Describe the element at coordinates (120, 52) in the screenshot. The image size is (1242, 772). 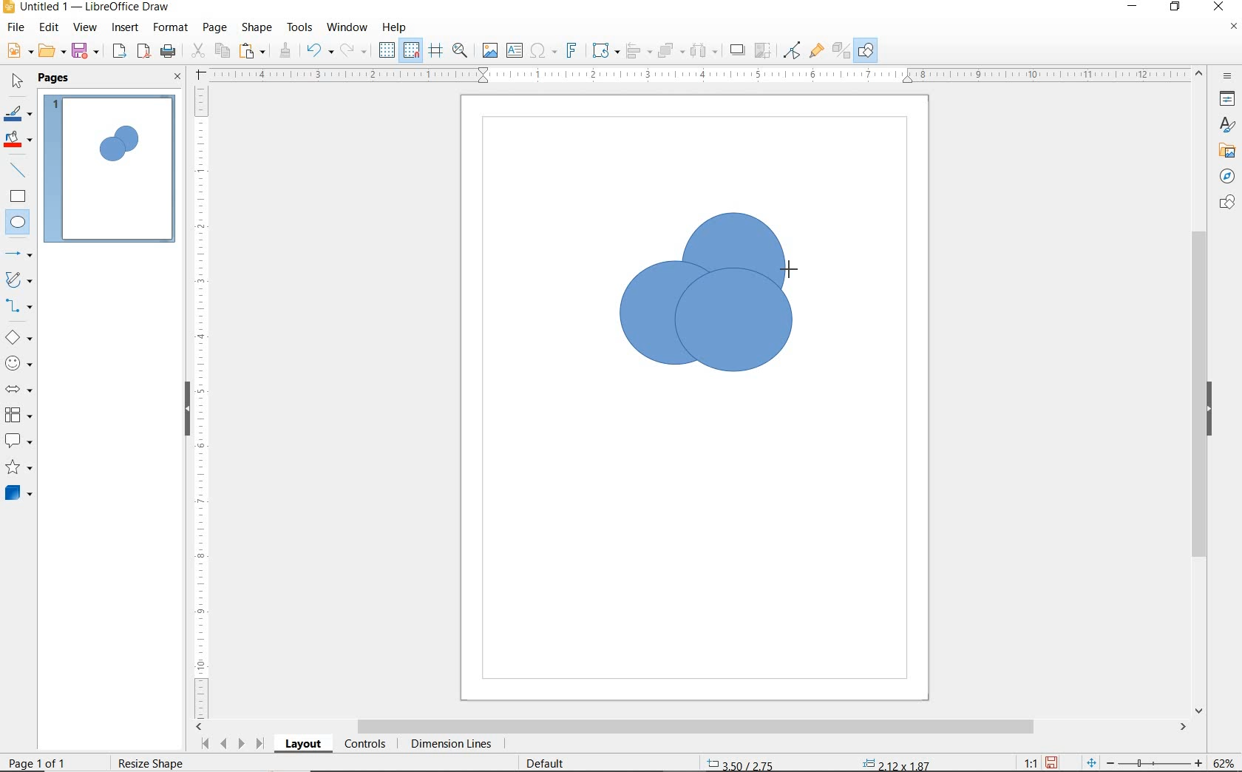
I see `EXPORT` at that location.